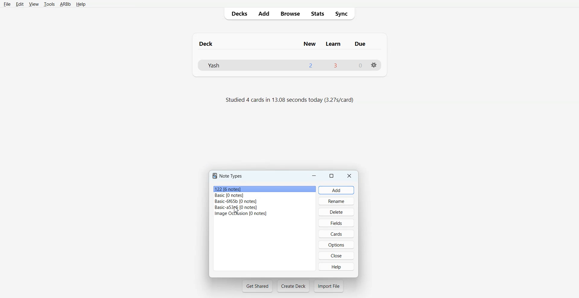 This screenshot has width=579, height=298. I want to click on Decks, so click(238, 14).